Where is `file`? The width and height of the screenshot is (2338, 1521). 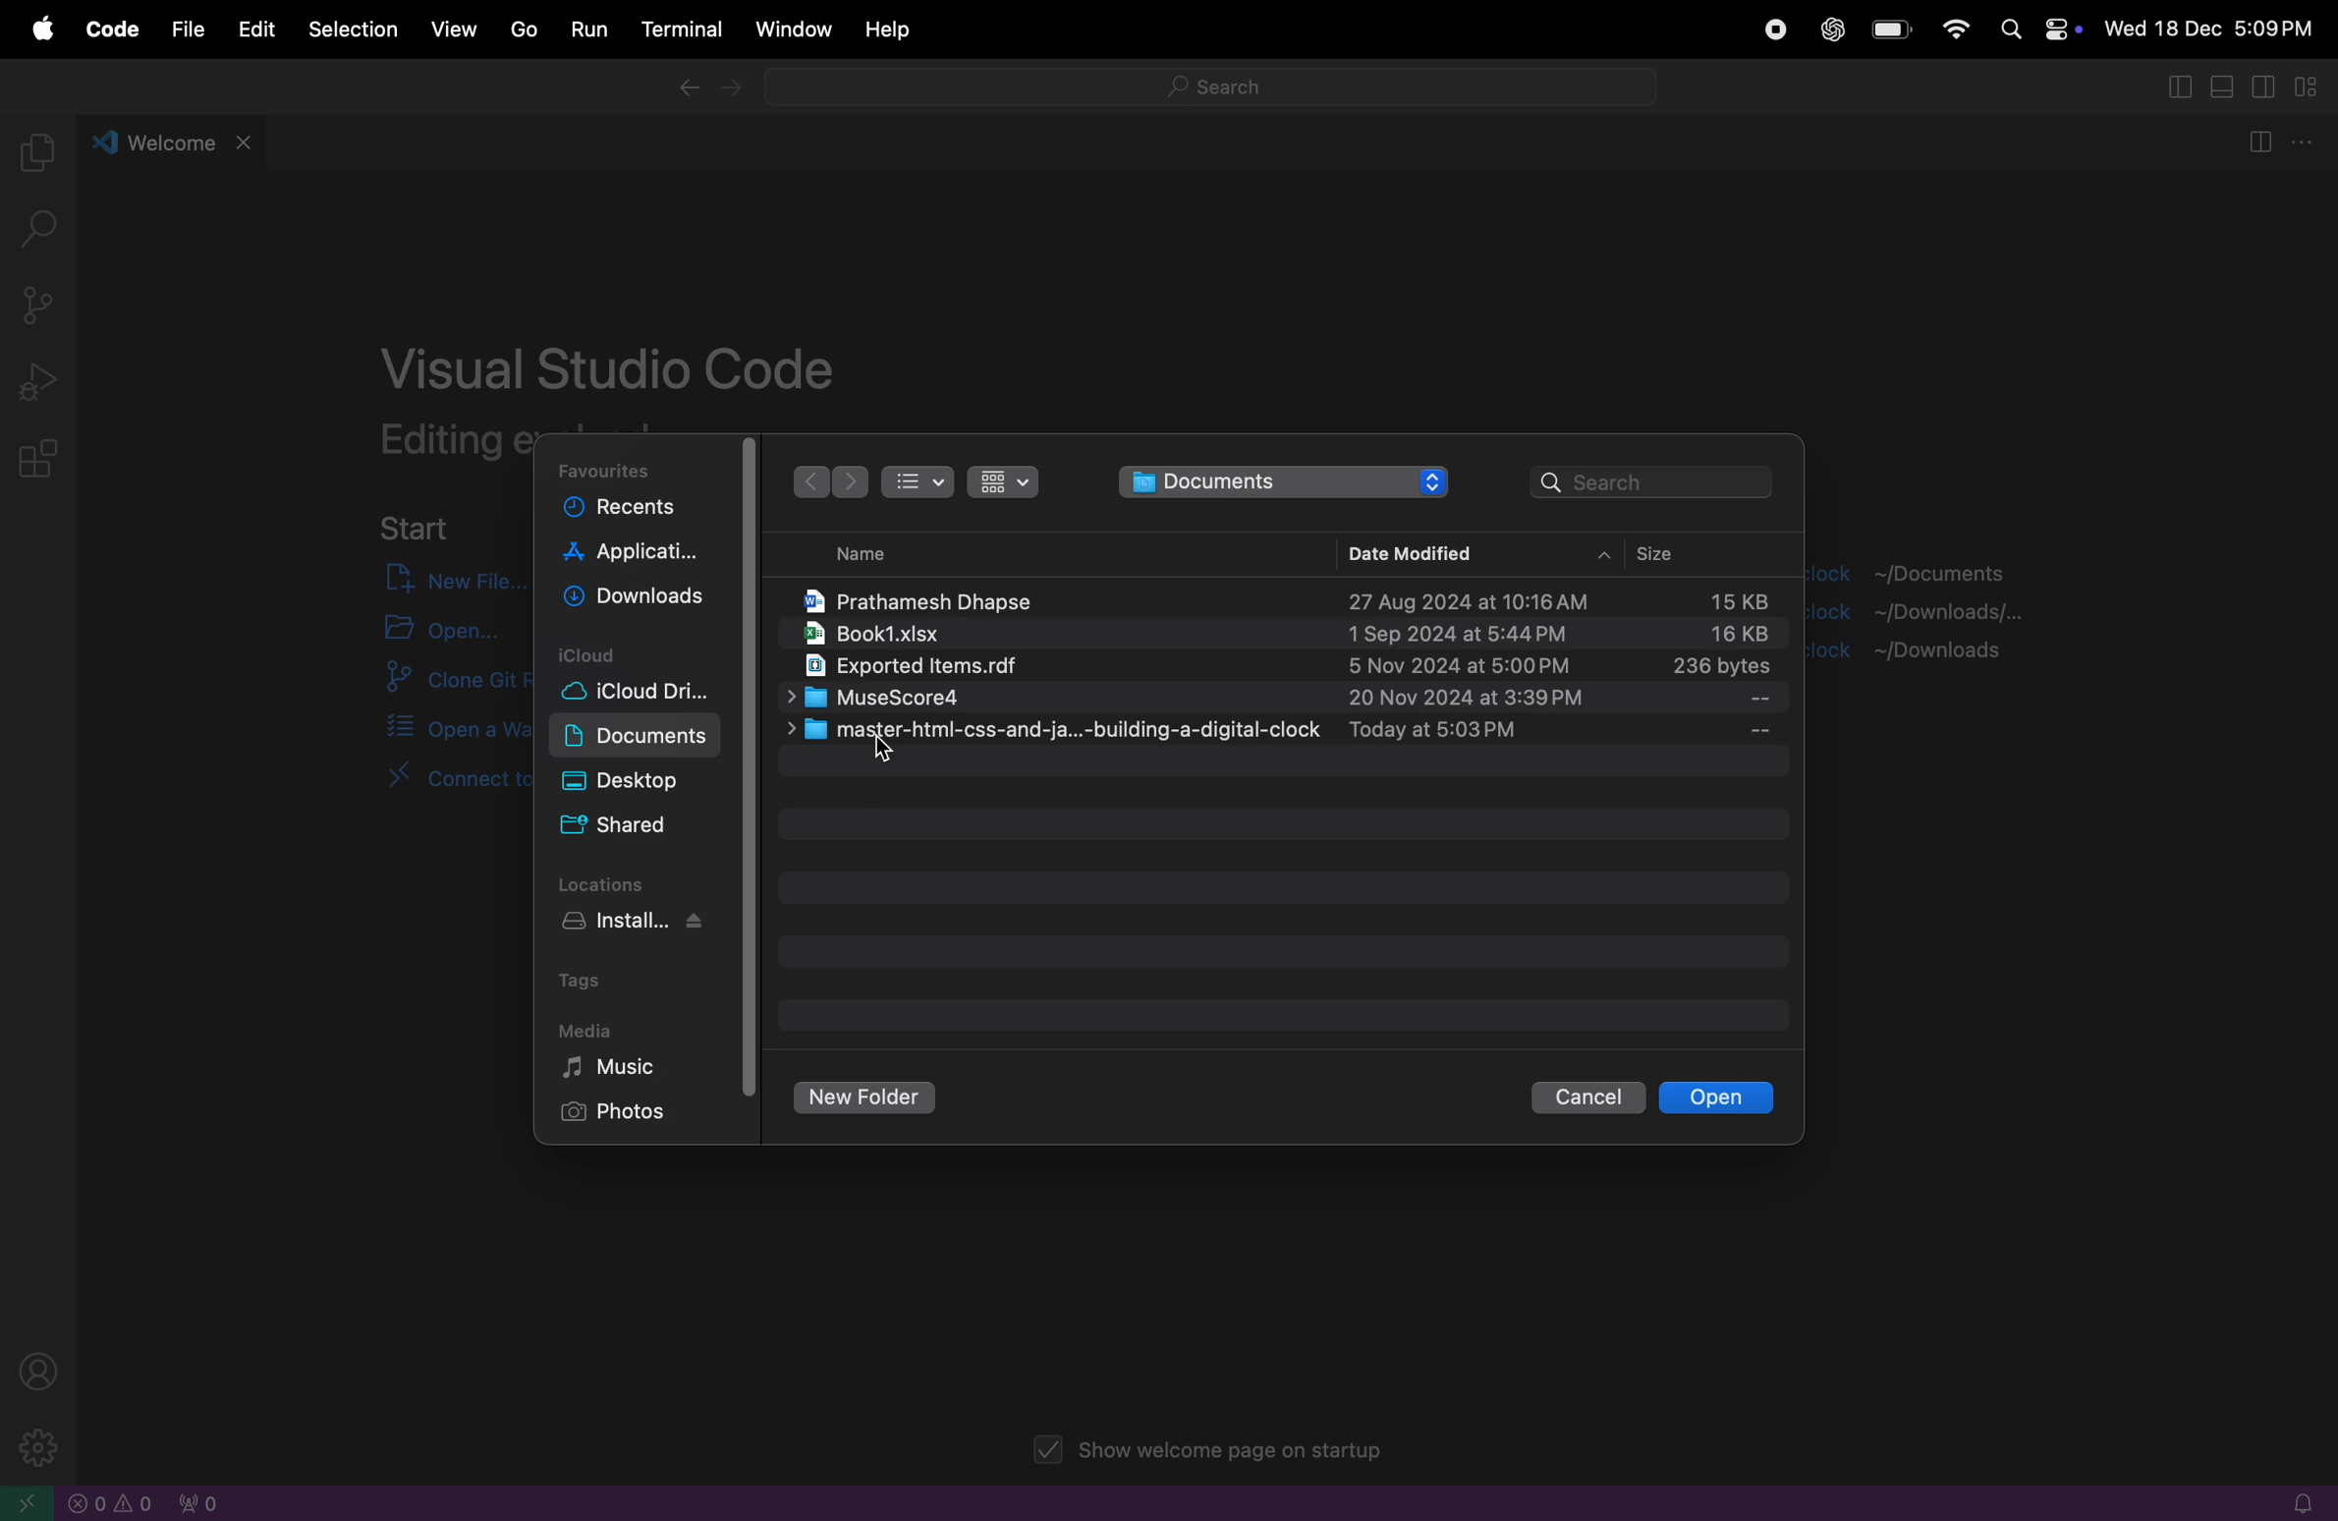 file is located at coordinates (183, 28).